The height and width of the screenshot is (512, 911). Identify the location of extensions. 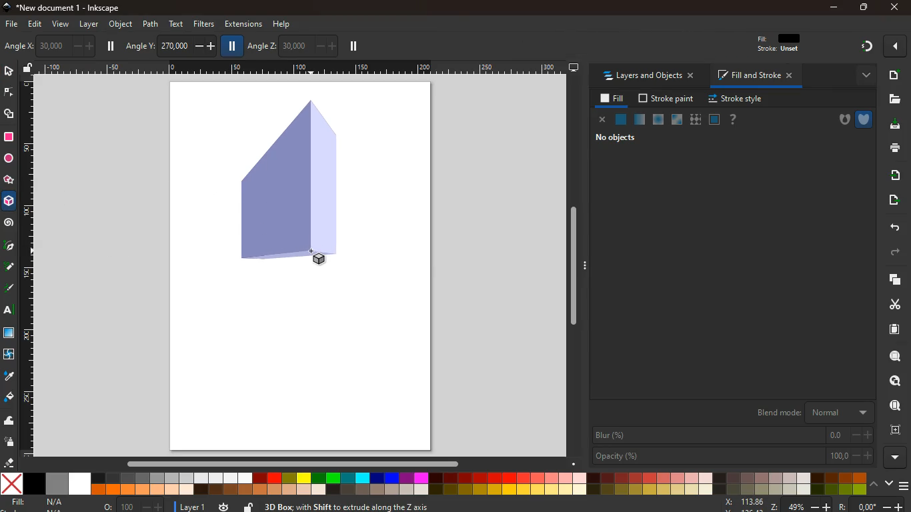
(243, 24).